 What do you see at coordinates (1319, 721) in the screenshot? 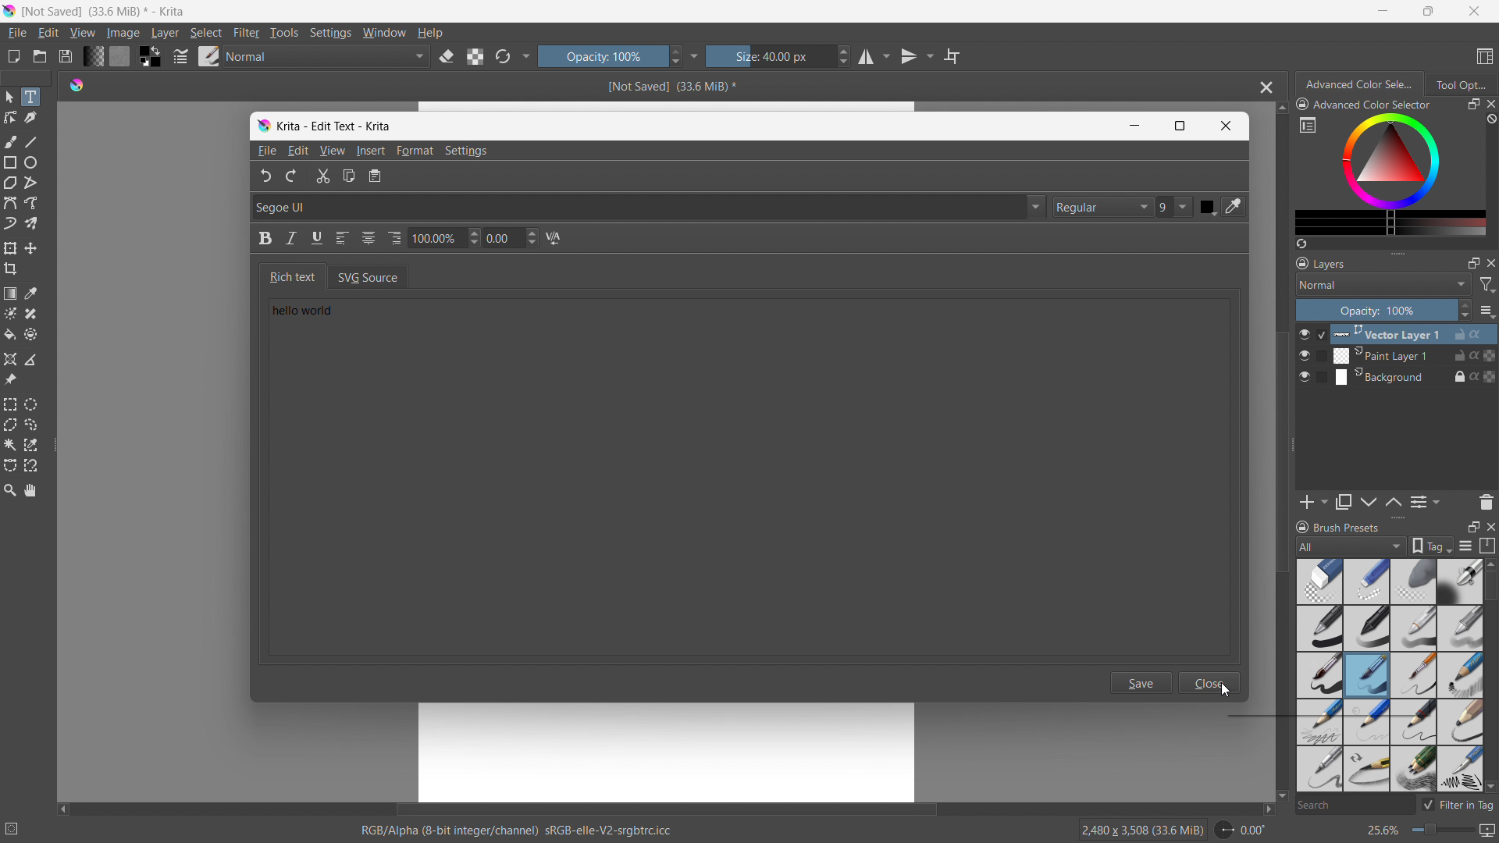
I see `pencil` at bounding box center [1319, 721].